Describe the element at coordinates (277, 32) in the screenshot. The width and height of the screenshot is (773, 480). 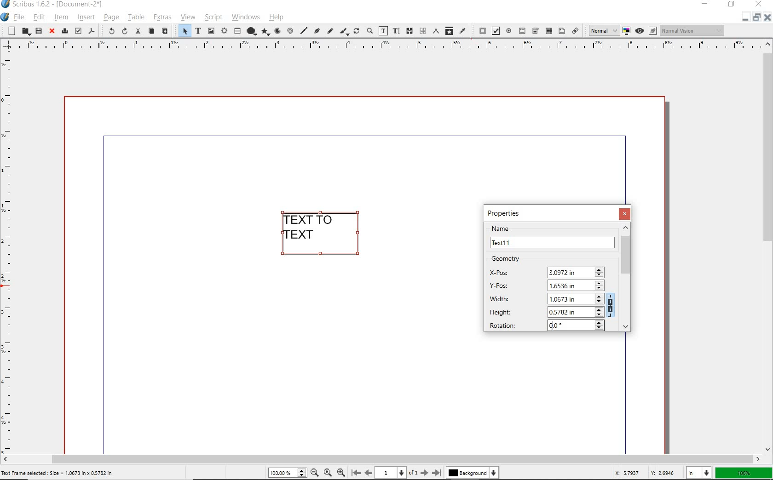
I see `arc` at that location.